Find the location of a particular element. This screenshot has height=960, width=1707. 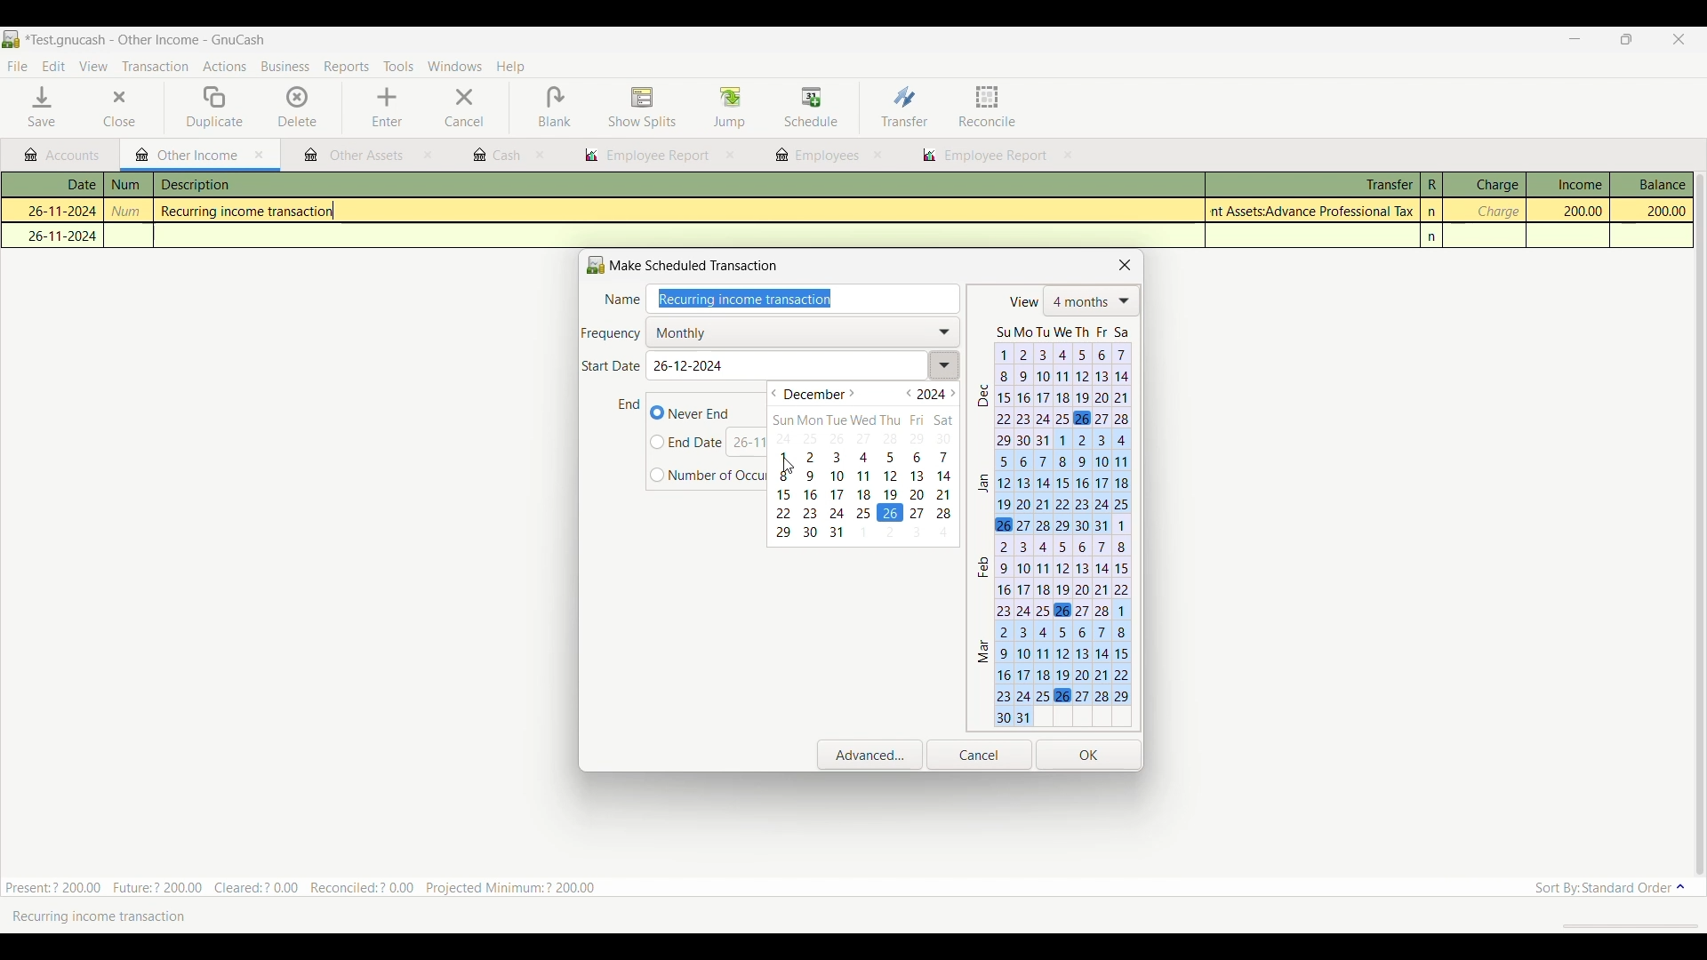

Recurring income transaction is located at coordinates (111, 916).